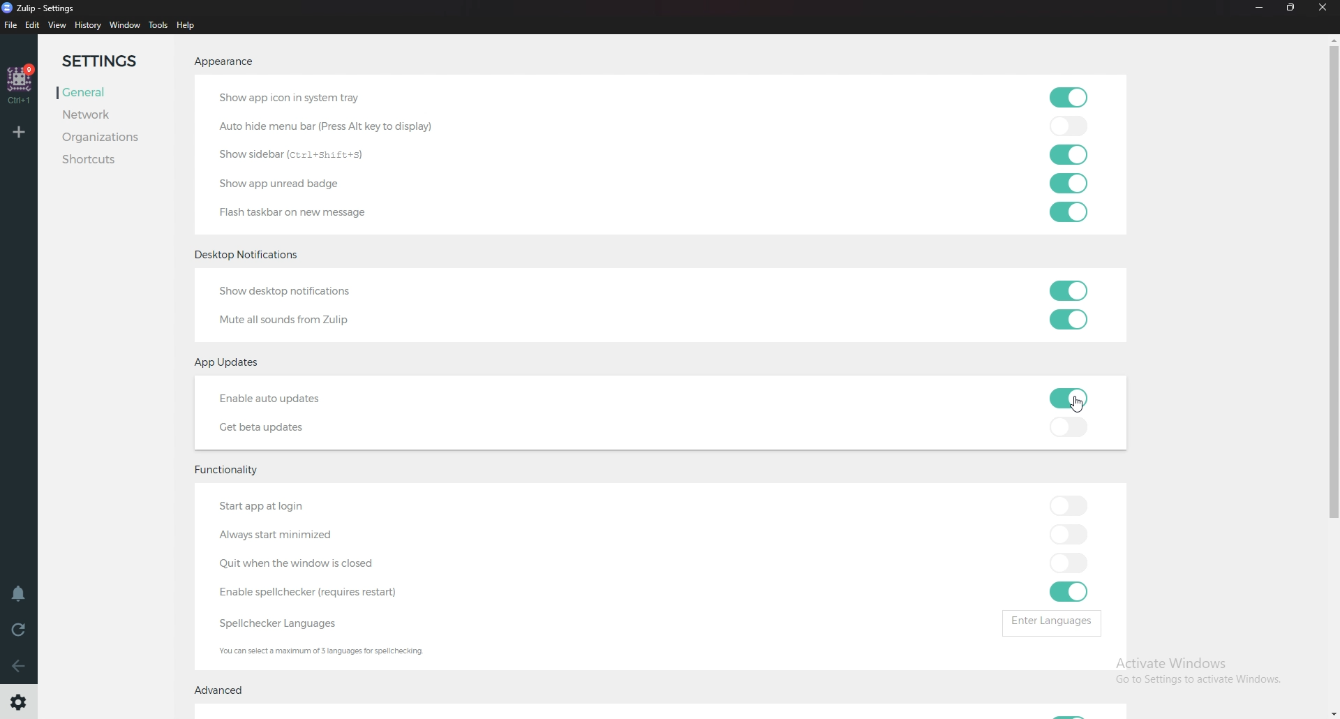  Describe the element at coordinates (225, 64) in the screenshot. I see `Appearance` at that location.